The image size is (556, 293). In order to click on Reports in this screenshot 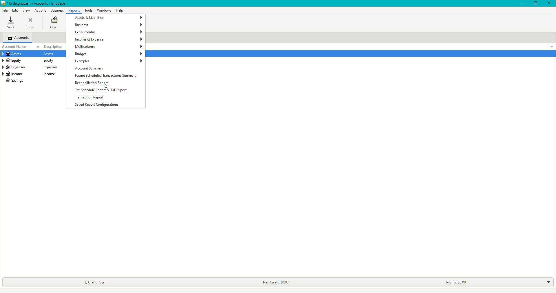, I will do `click(73, 10)`.